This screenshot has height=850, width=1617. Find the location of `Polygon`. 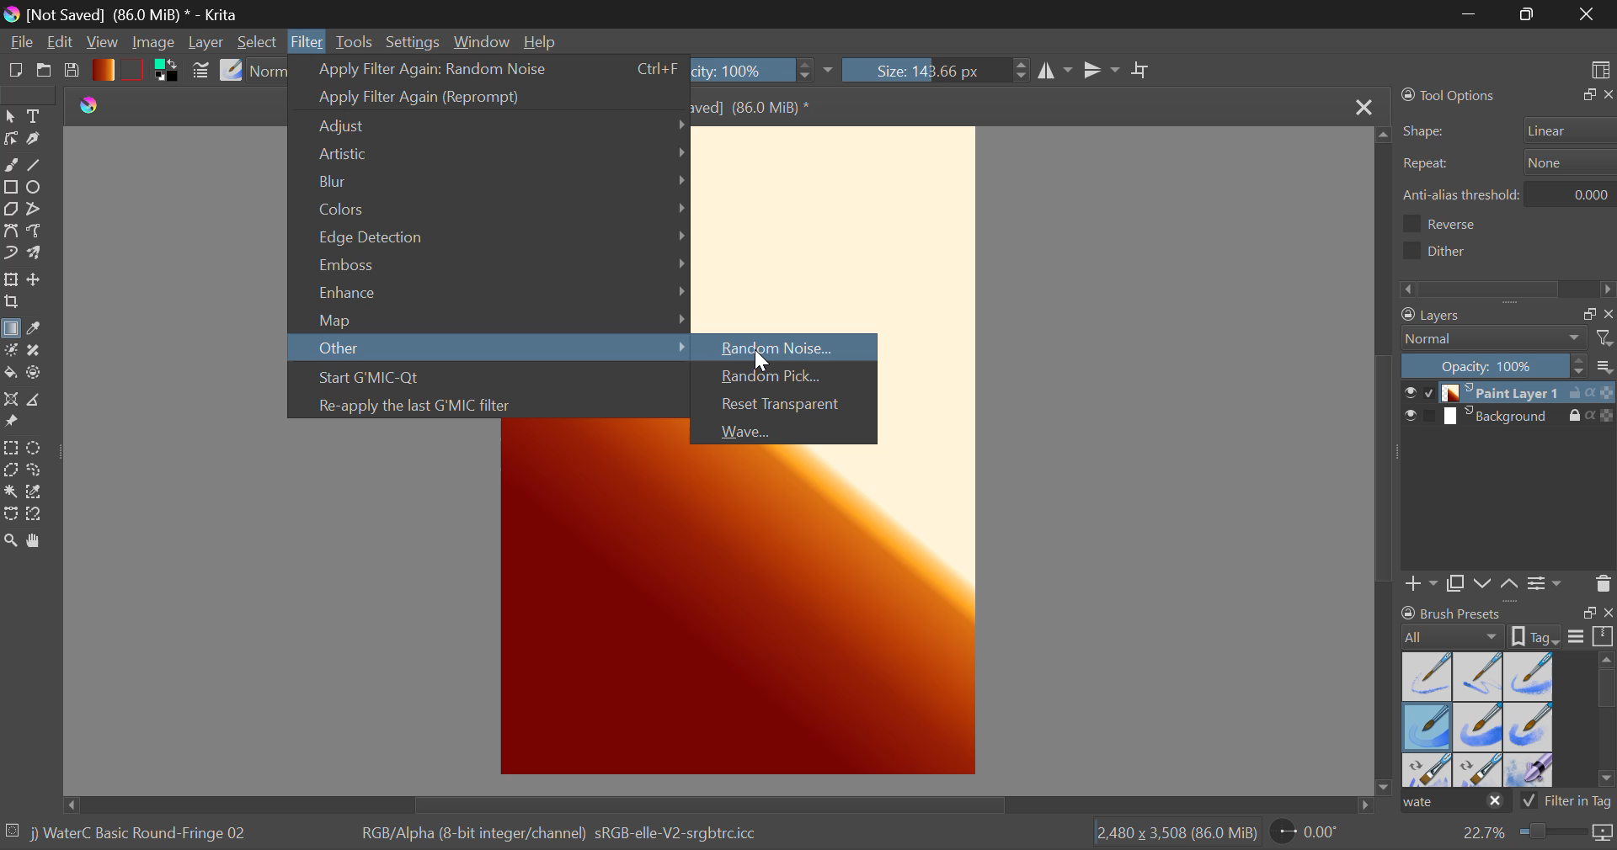

Polygon is located at coordinates (10, 209).